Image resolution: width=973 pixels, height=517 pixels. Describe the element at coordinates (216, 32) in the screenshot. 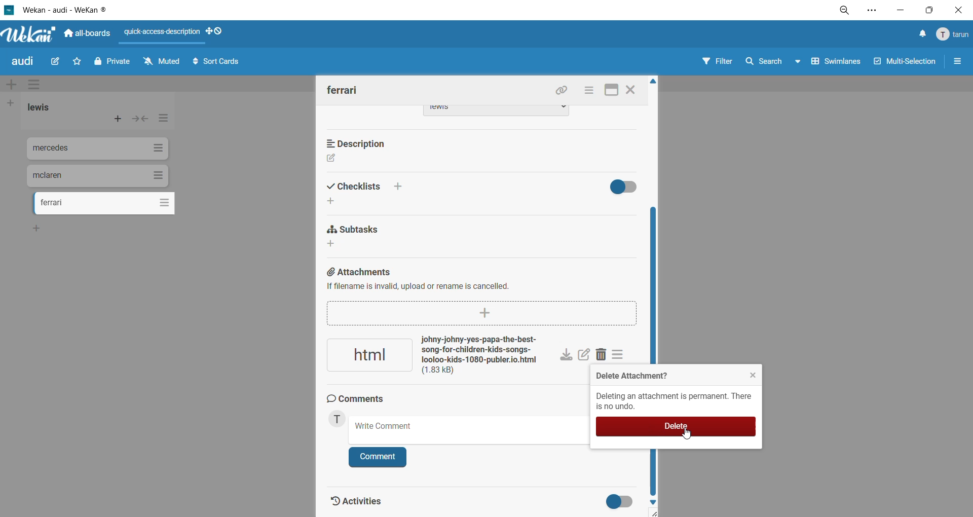

I see `show desktop drag handles` at that location.